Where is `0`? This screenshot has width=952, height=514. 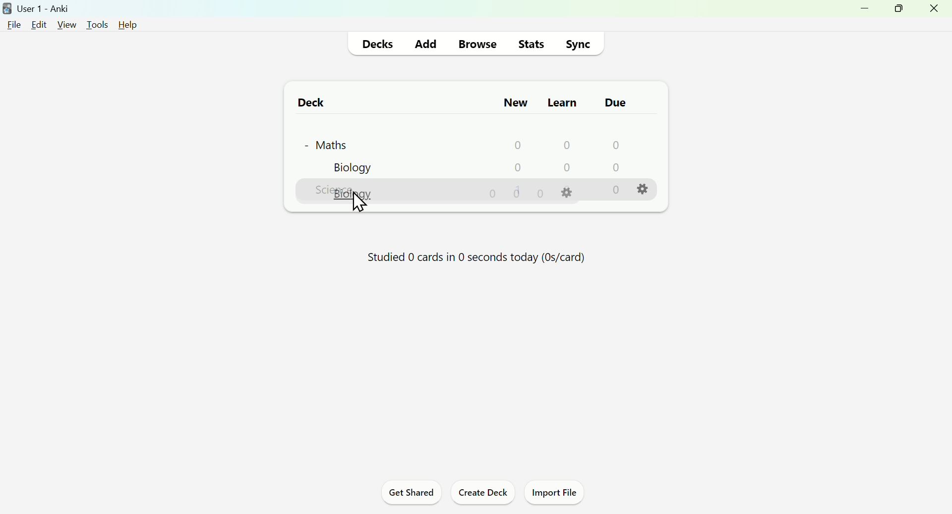 0 is located at coordinates (616, 190).